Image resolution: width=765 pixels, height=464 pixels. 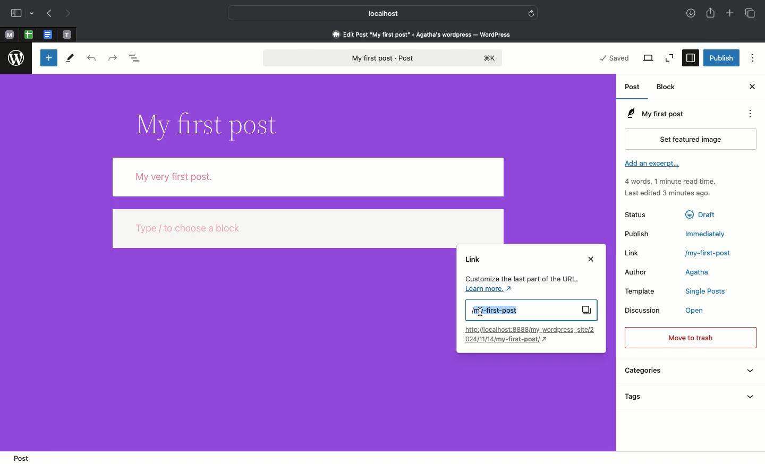 What do you see at coordinates (309, 177) in the screenshot?
I see `Body` at bounding box center [309, 177].